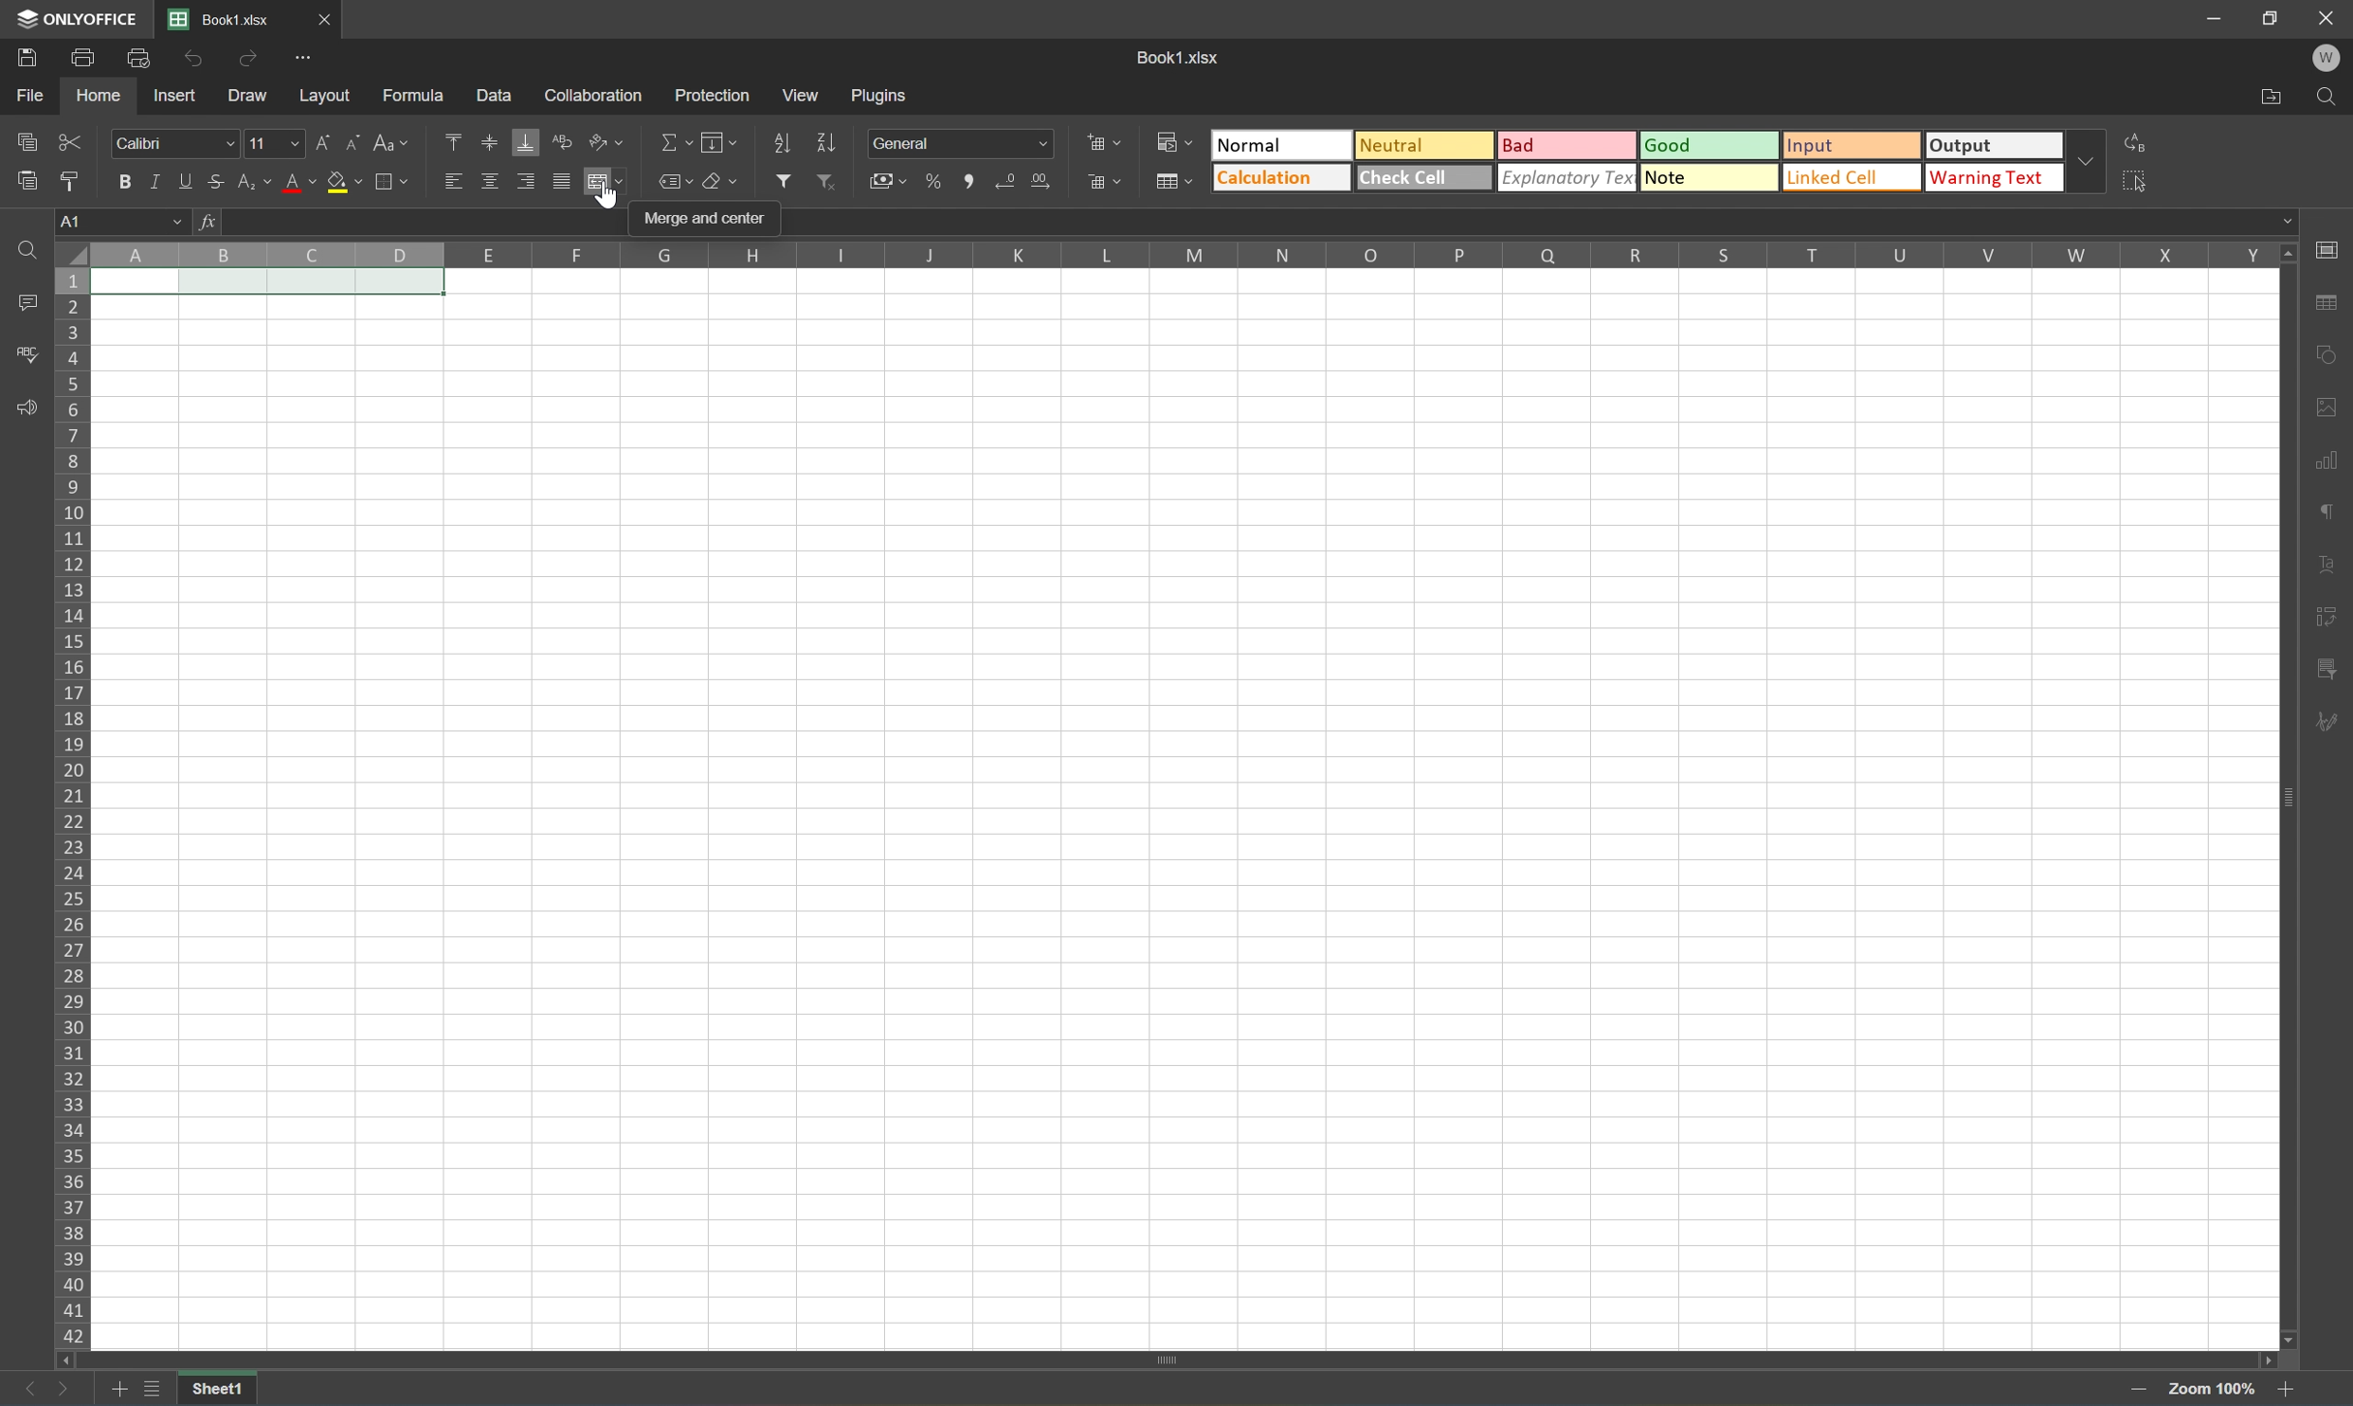  Describe the element at coordinates (491, 184) in the screenshot. I see `Align middle` at that location.